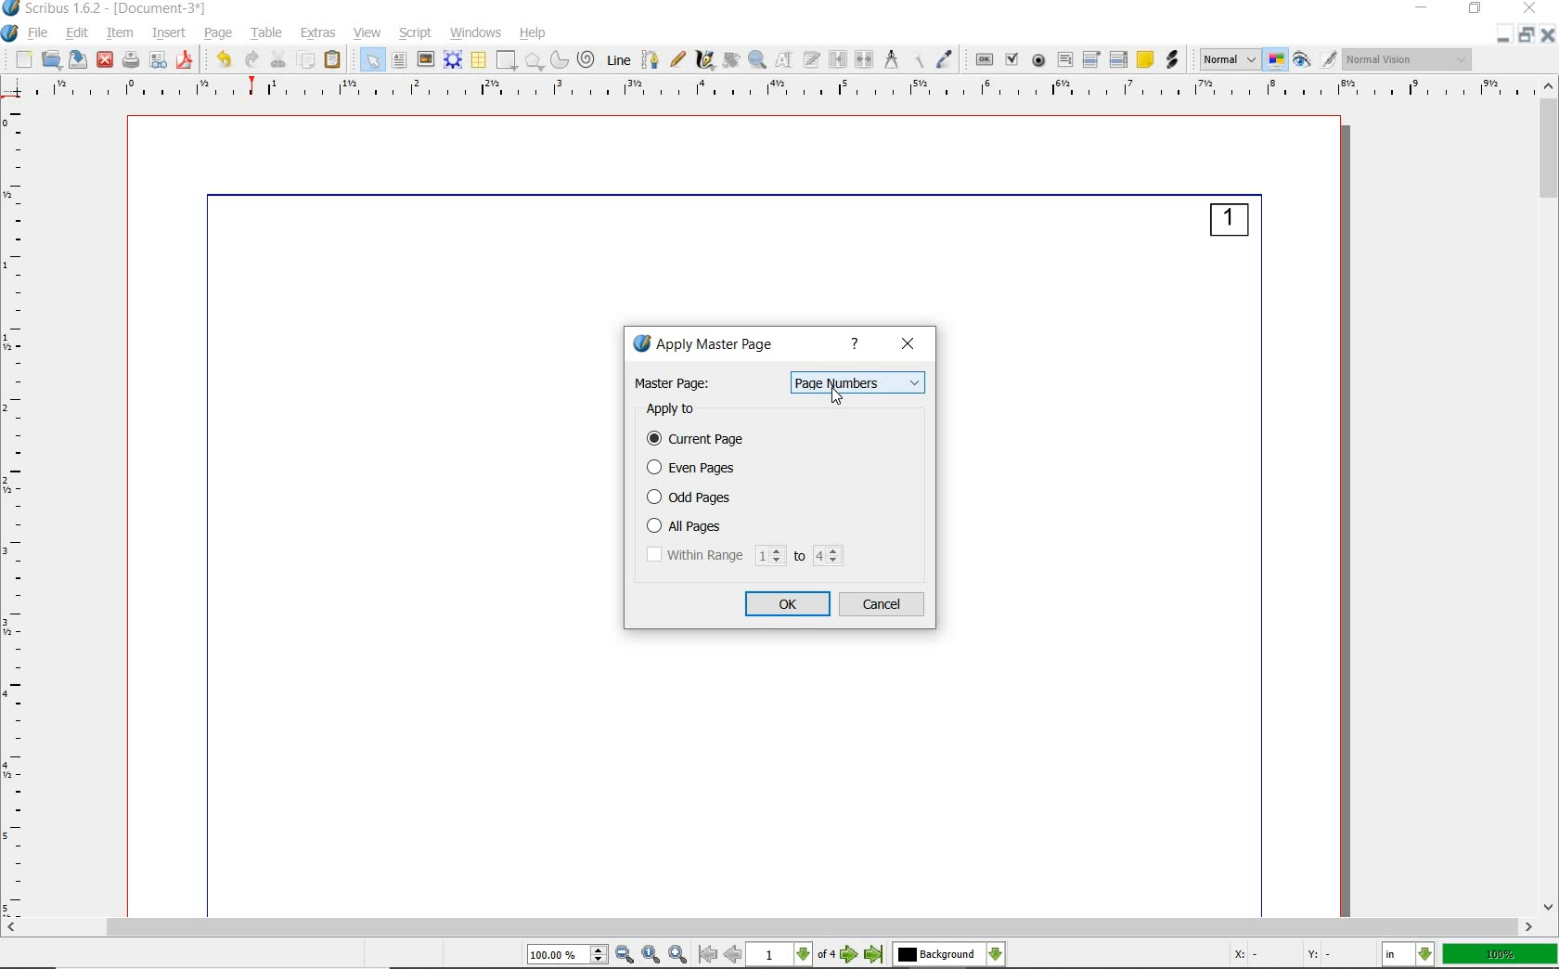 The image size is (1559, 969). Describe the element at coordinates (185, 61) in the screenshot. I see `save as pdf` at that location.